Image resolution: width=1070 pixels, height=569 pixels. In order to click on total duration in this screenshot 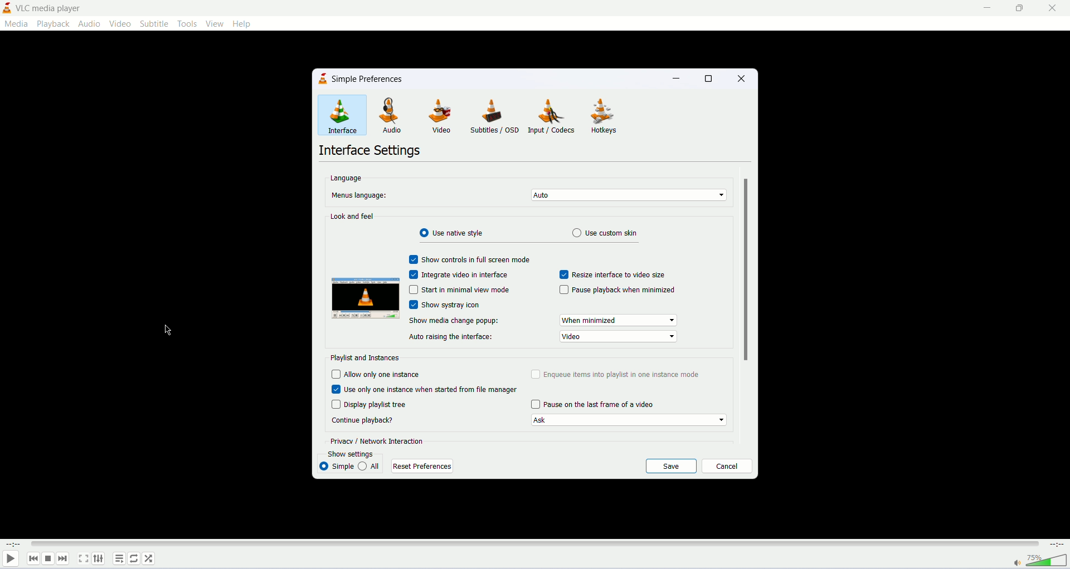, I will do `click(1057, 546)`.